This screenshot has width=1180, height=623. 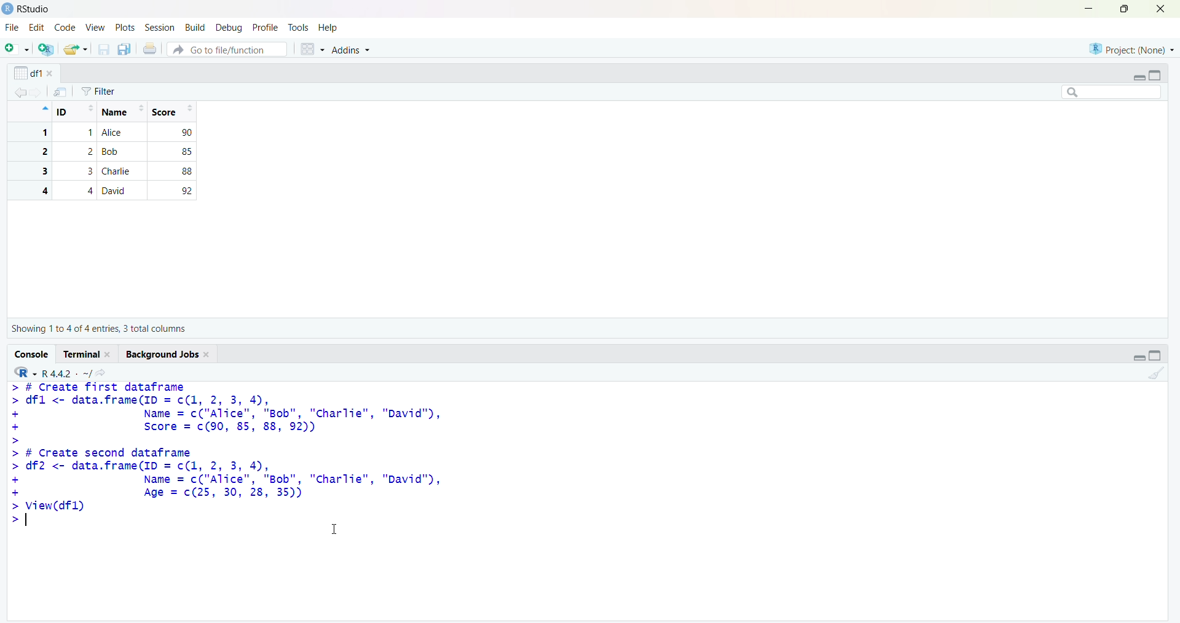 What do you see at coordinates (227, 454) in the screenshot?
I see `> # Create first dataframe> dfl <- data.frame(ID = c(1, 2, 3, 4),+ Name = c("Alice", "Bob", "charlie", "David"),+ Score = c(90, 85, 88, 92))>> # Create second dataframe> df2 <- data.frame(ID = c(1, 2, 3, 4),+ Name = c("Alice", "Bob", "Charlie", "David"),+ Age = c(25, 30, 28, 35))> View(dfl)> =` at bounding box center [227, 454].